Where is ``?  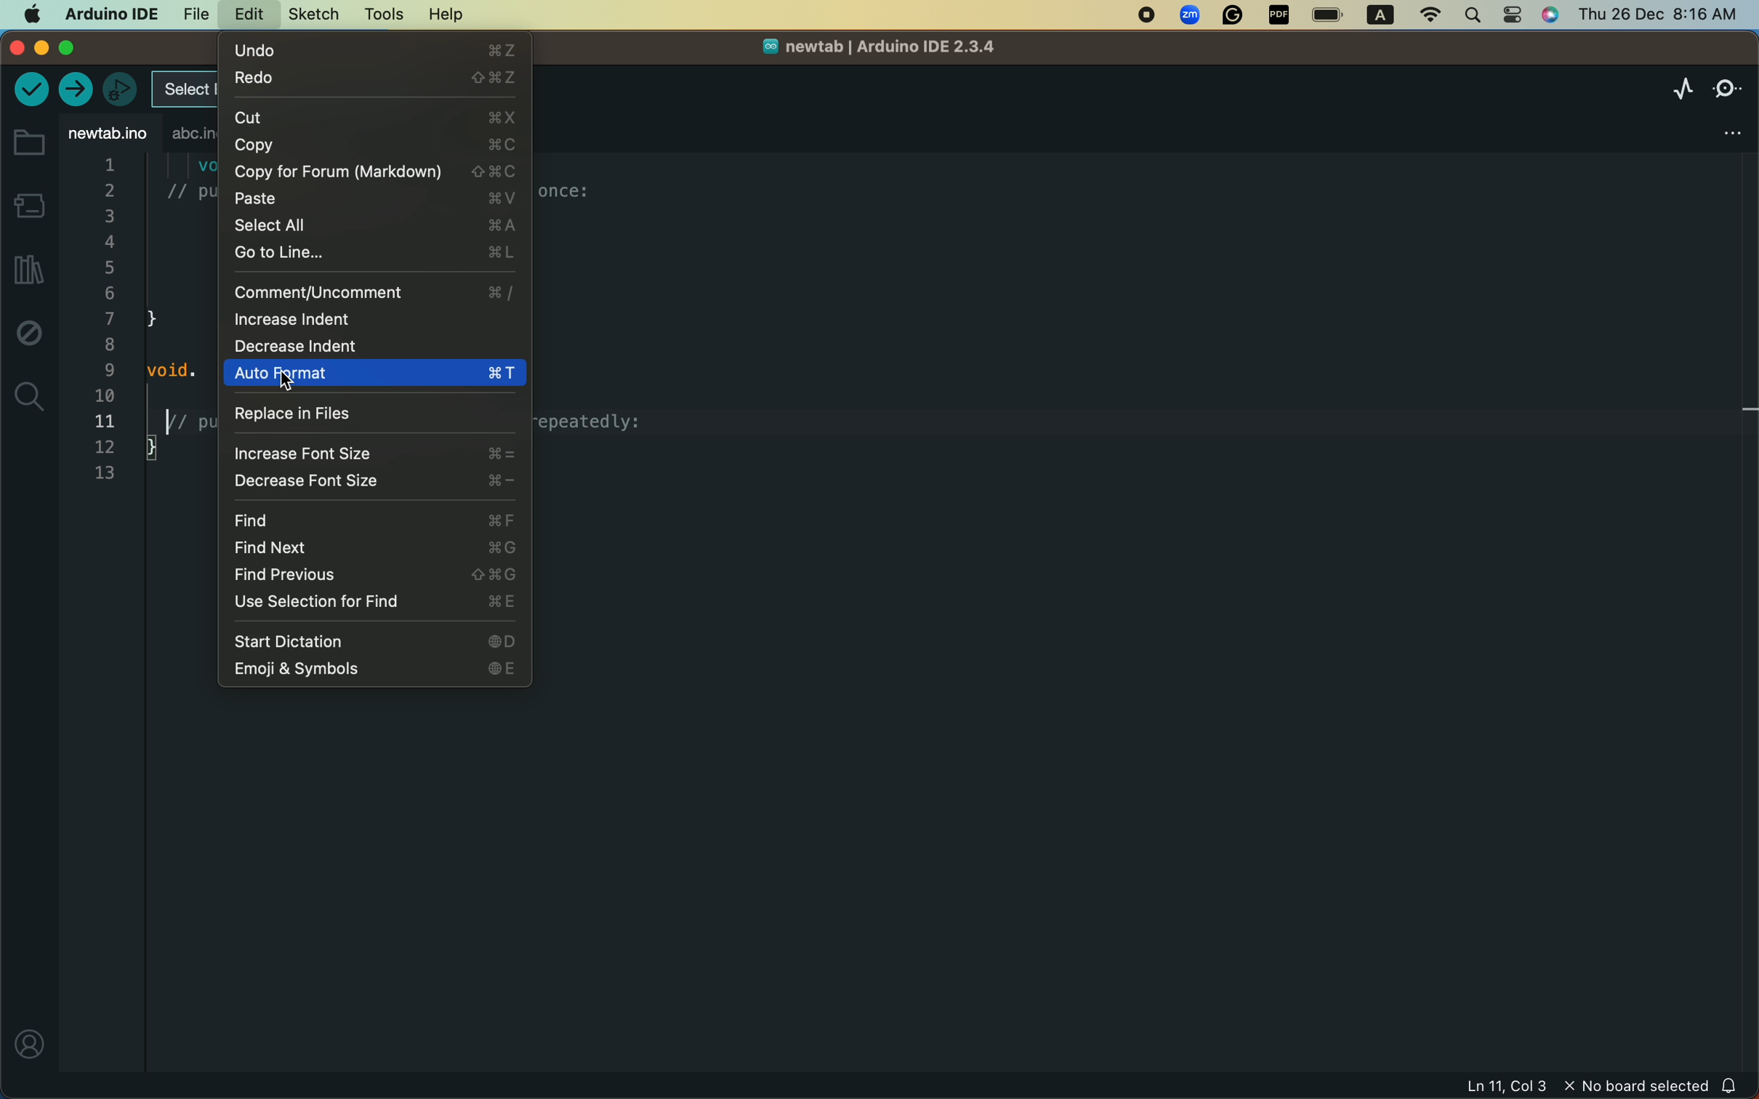  is located at coordinates (1279, 16).